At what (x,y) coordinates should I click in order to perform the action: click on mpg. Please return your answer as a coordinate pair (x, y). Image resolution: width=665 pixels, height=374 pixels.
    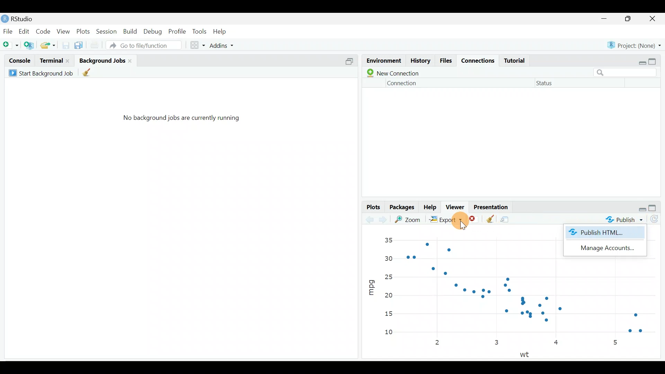
    Looking at the image, I should click on (371, 285).